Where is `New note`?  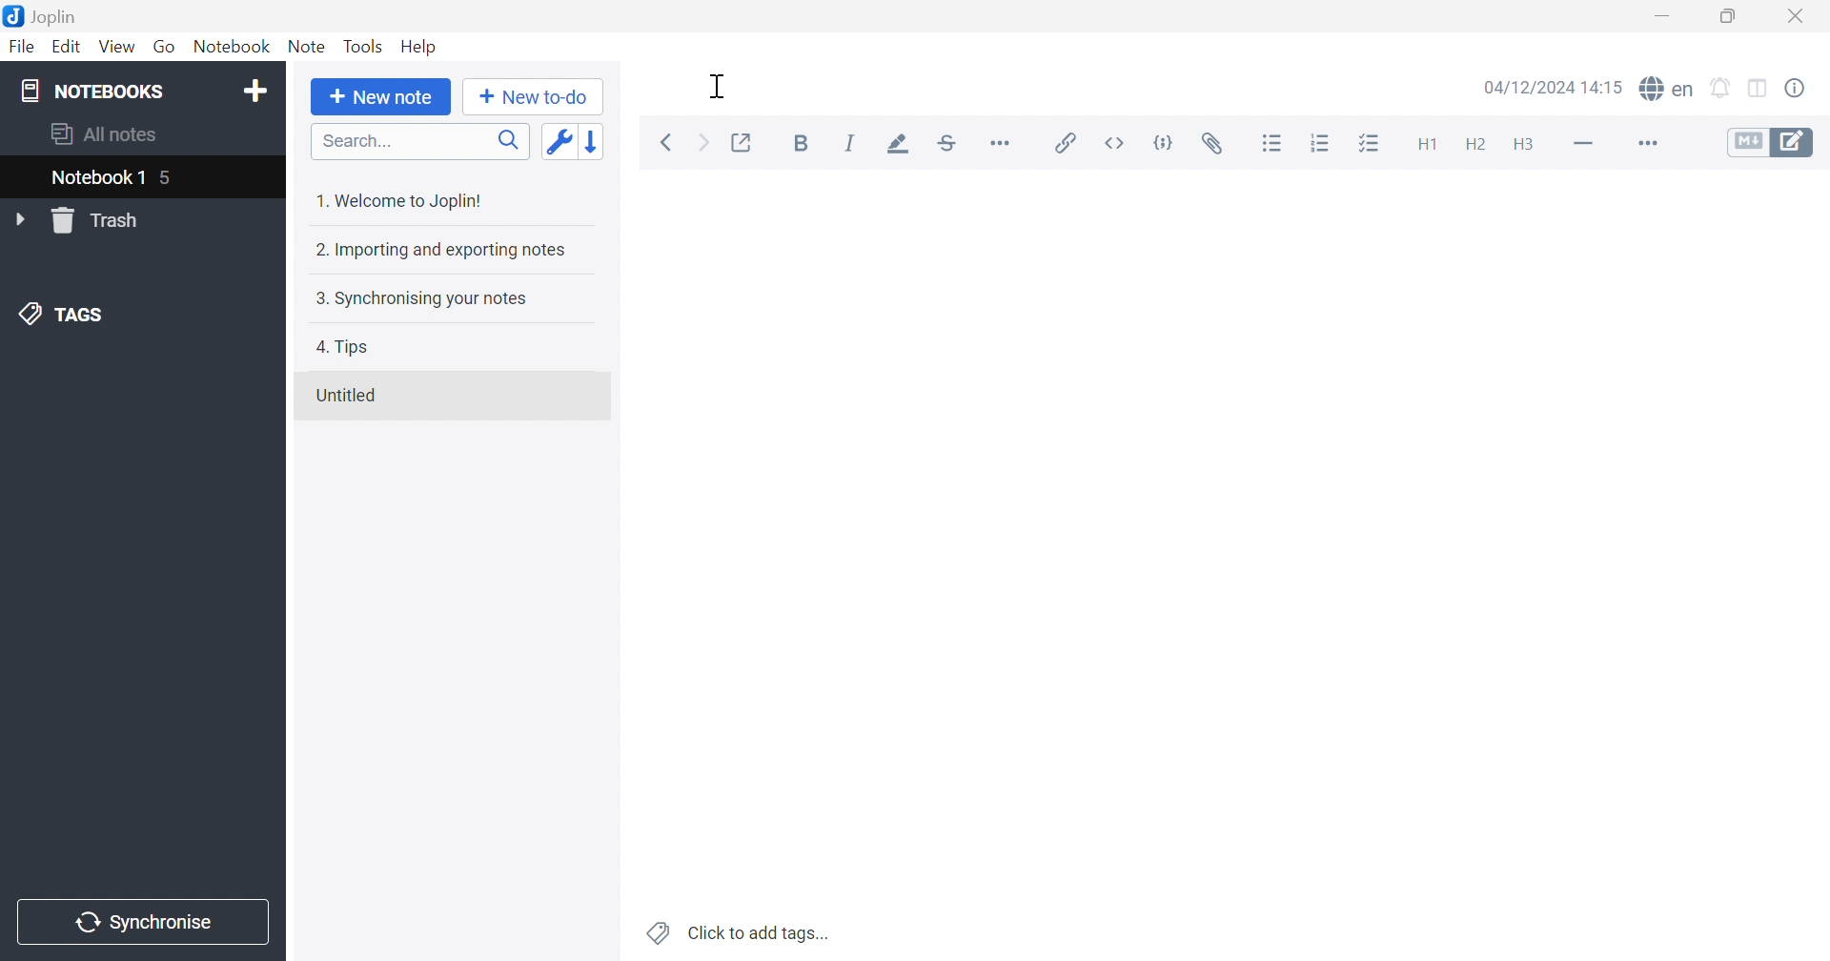
New note is located at coordinates (381, 97).